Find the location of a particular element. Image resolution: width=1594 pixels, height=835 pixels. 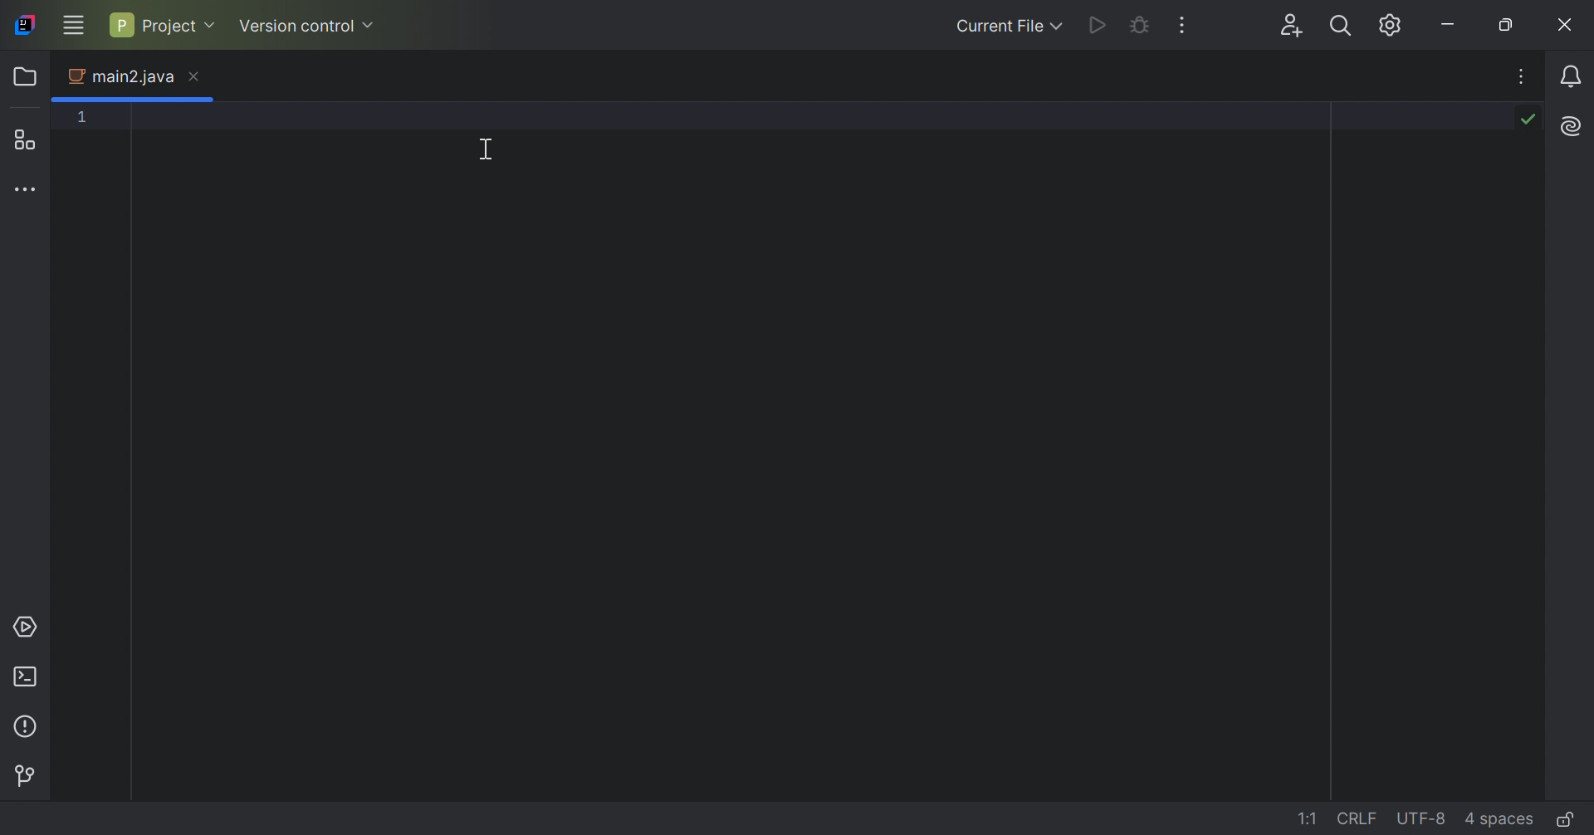

Main Menu is located at coordinates (73, 25).